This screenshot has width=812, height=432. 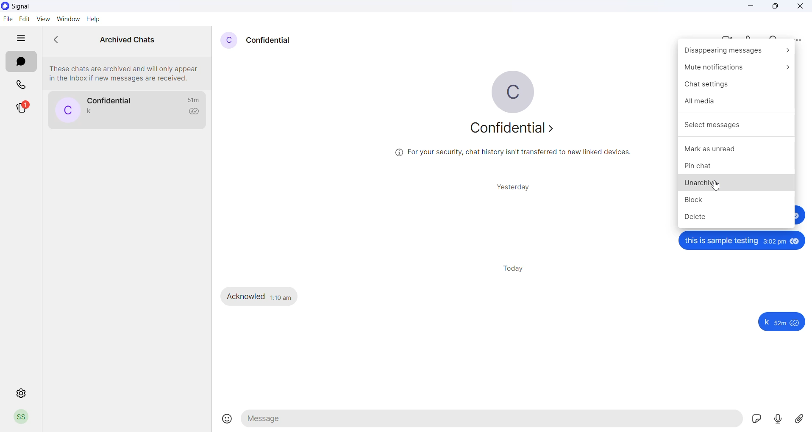 What do you see at coordinates (67, 19) in the screenshot?
I see `window` at bounding box center [67, 19].